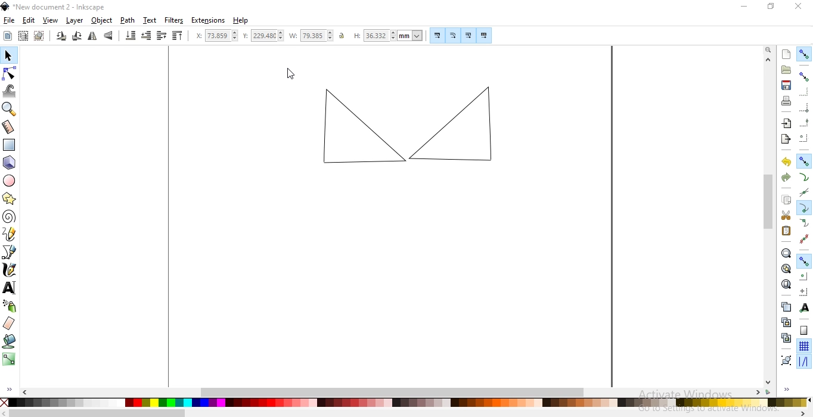 The width and height of the screenshot is (813, 417). I want to click on group selected objects, so click(787, 360).